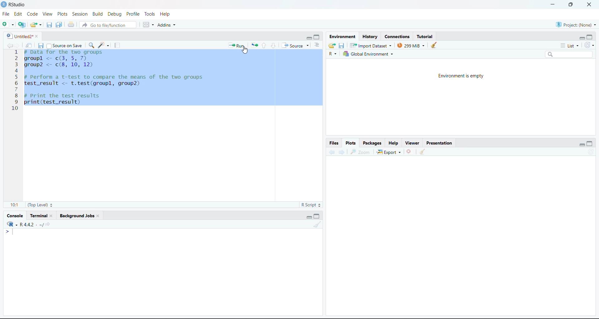 This screenshot has height=319, width=599. What do you see at coordinates (568, 54) in the screenshot?
I see `search bar` at bounding box center [568, 54].